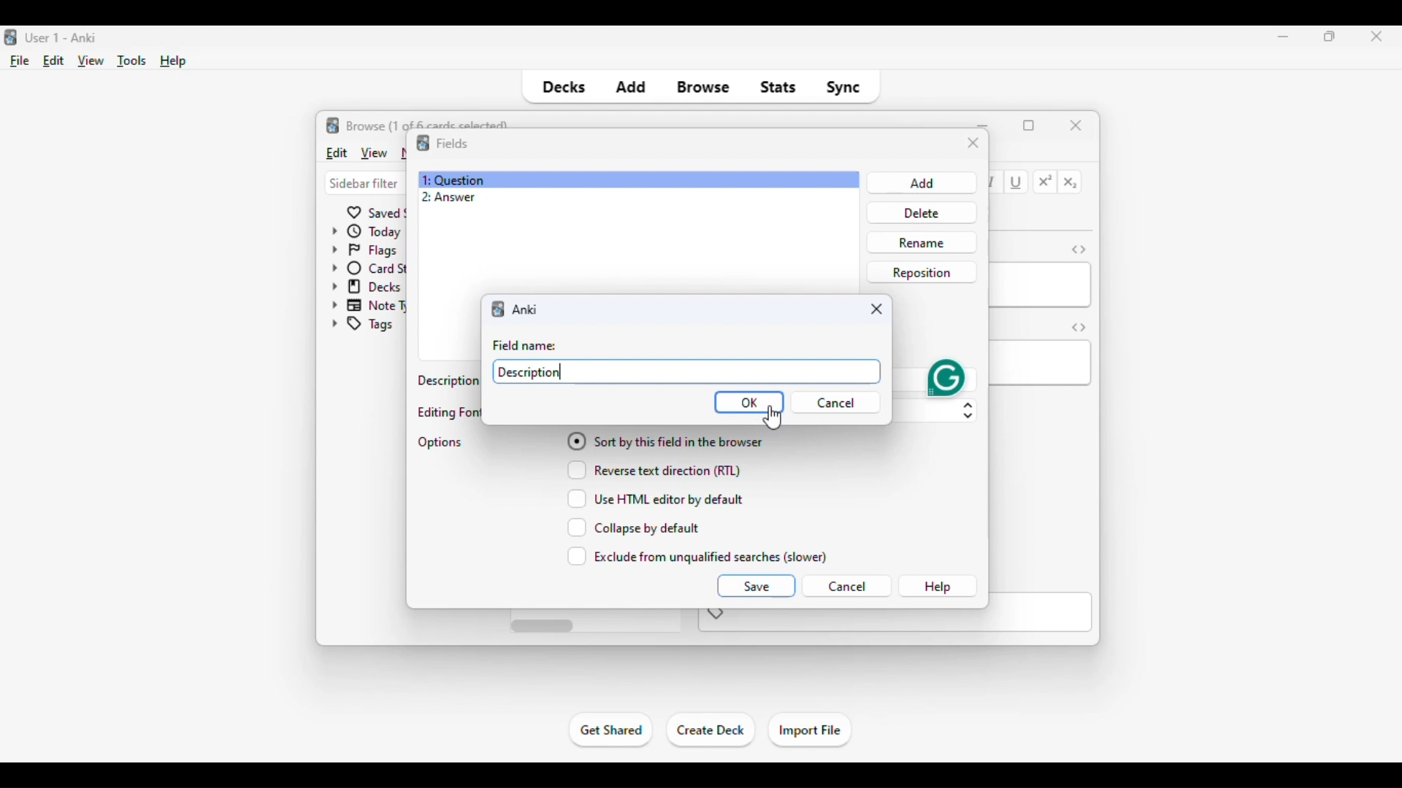 Image resolution: width=1402 pixels, height=788 pixels. Describe the element at coordinates (749, 403) in the screenshot. I see `OK` at that location.